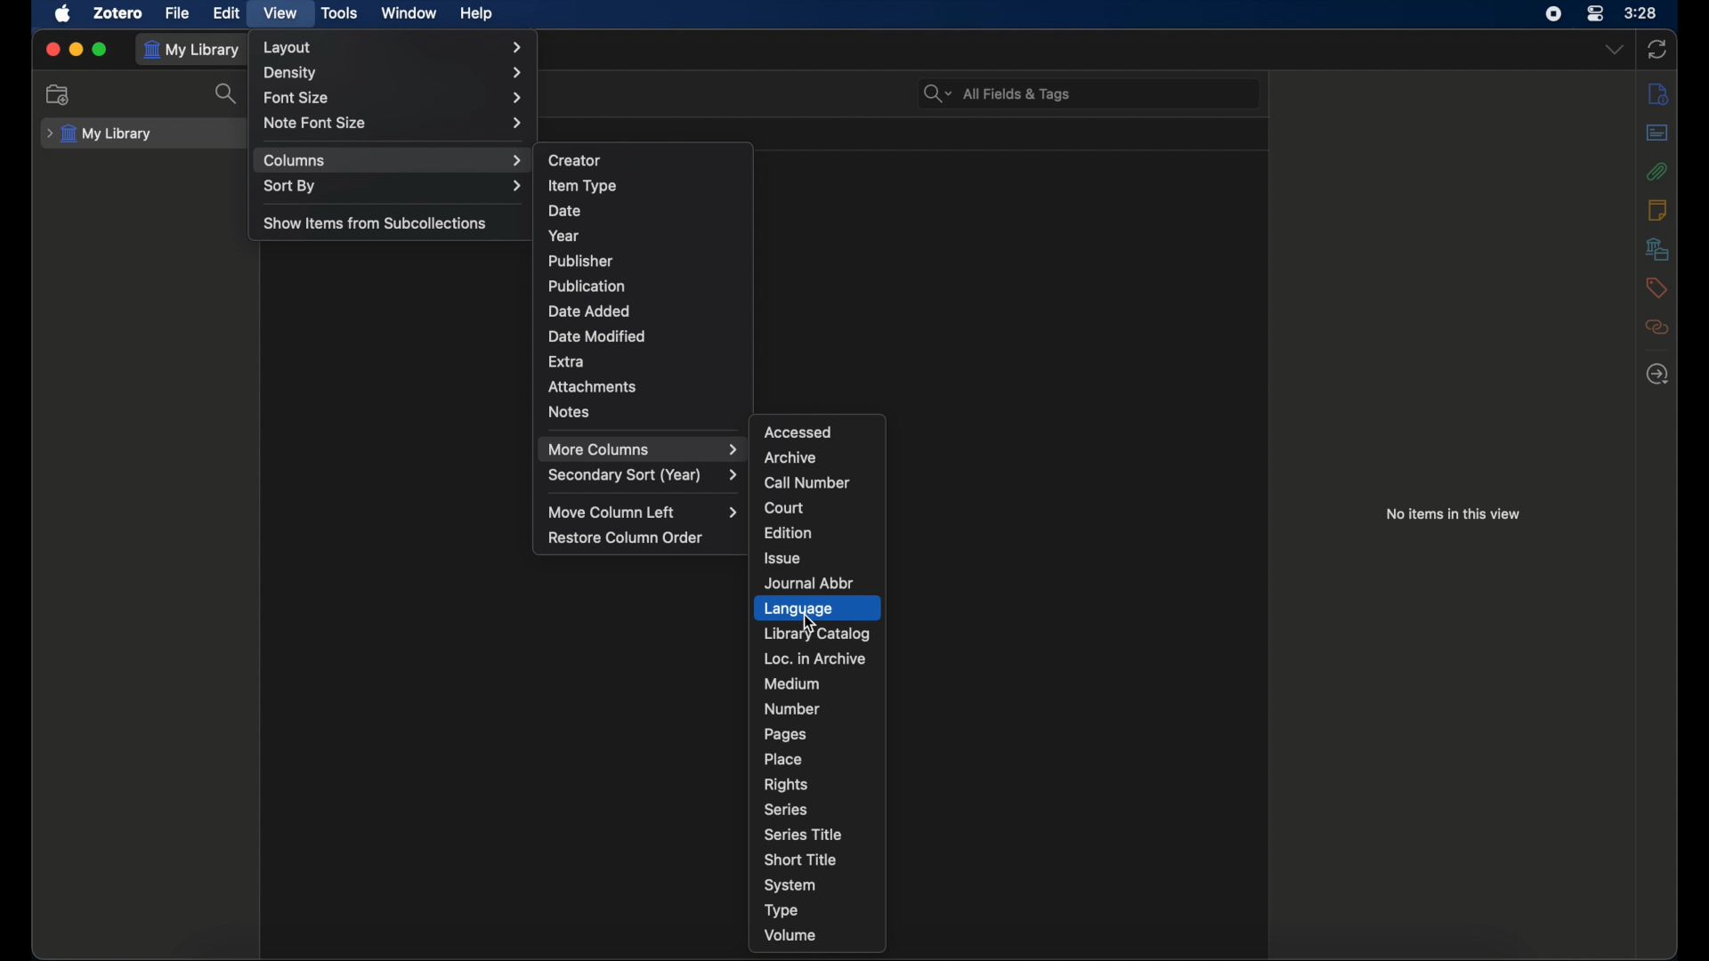 This screenshot has height=961, width=1709. I want to click on Cursor, so click(814, 621).